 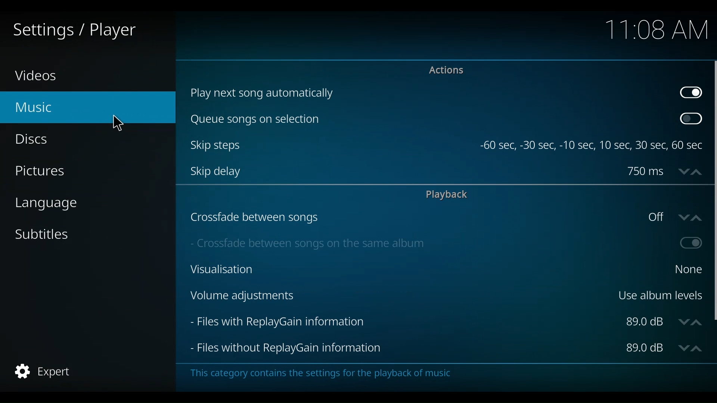 What do you see at coordinates (698, 217) in the screenshot?
I see `` at bounding box center [698, 217].